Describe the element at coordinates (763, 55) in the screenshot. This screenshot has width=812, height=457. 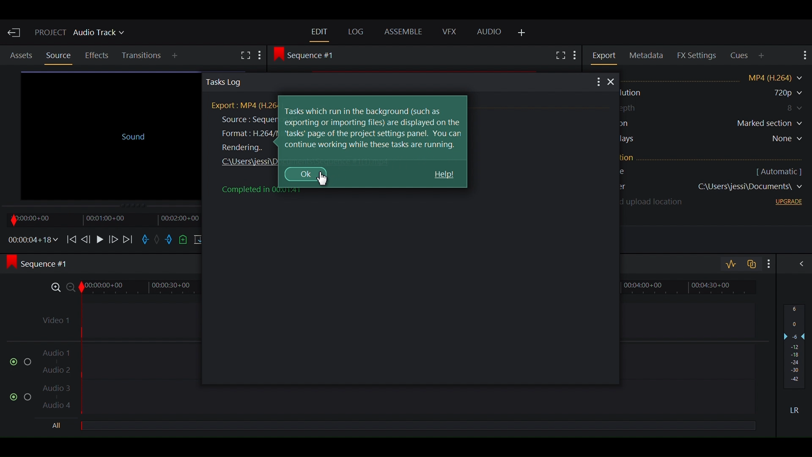
I see `Add Panel` at that location.